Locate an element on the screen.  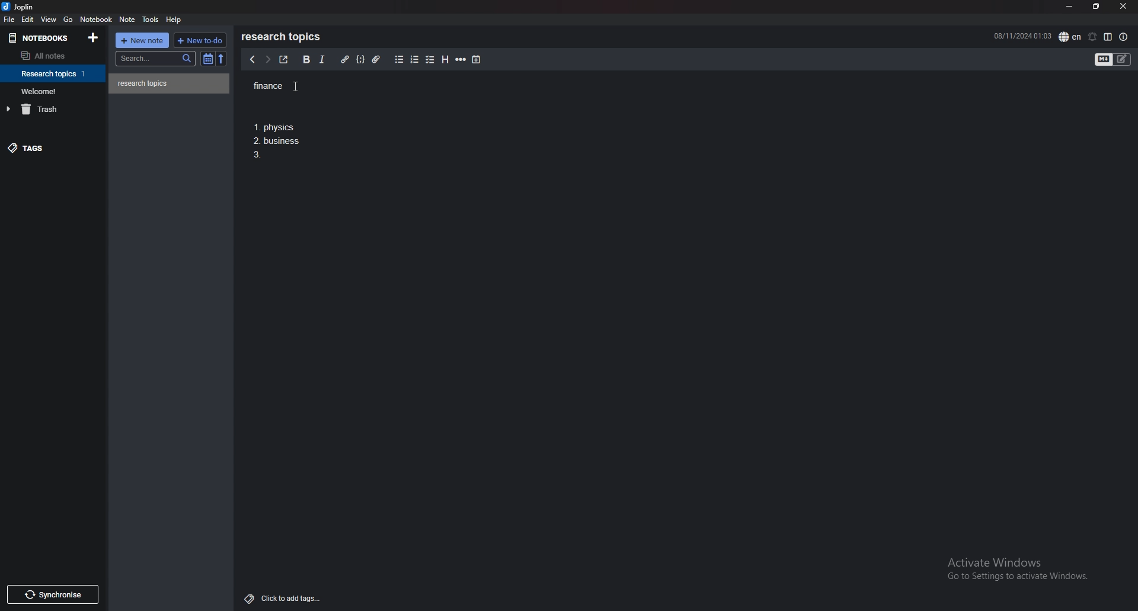
horizontal rule is located at coordinates (462, 60).